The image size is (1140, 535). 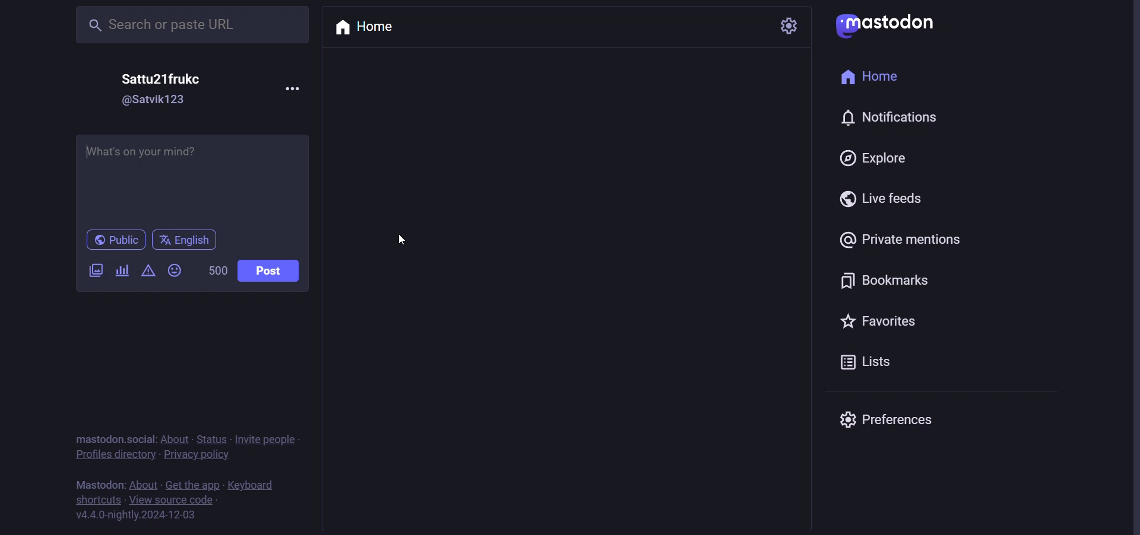 I want to click on english, so click(x=189, y=240).